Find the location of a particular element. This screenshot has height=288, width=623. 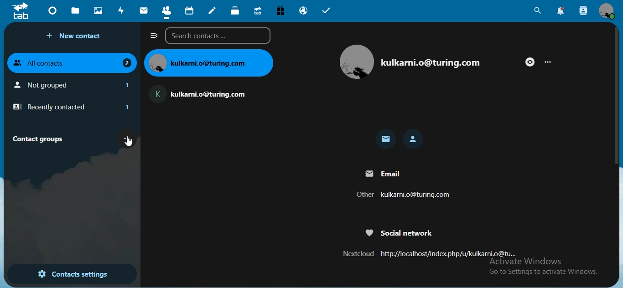

contact settings is located at coordinates (73, 275).